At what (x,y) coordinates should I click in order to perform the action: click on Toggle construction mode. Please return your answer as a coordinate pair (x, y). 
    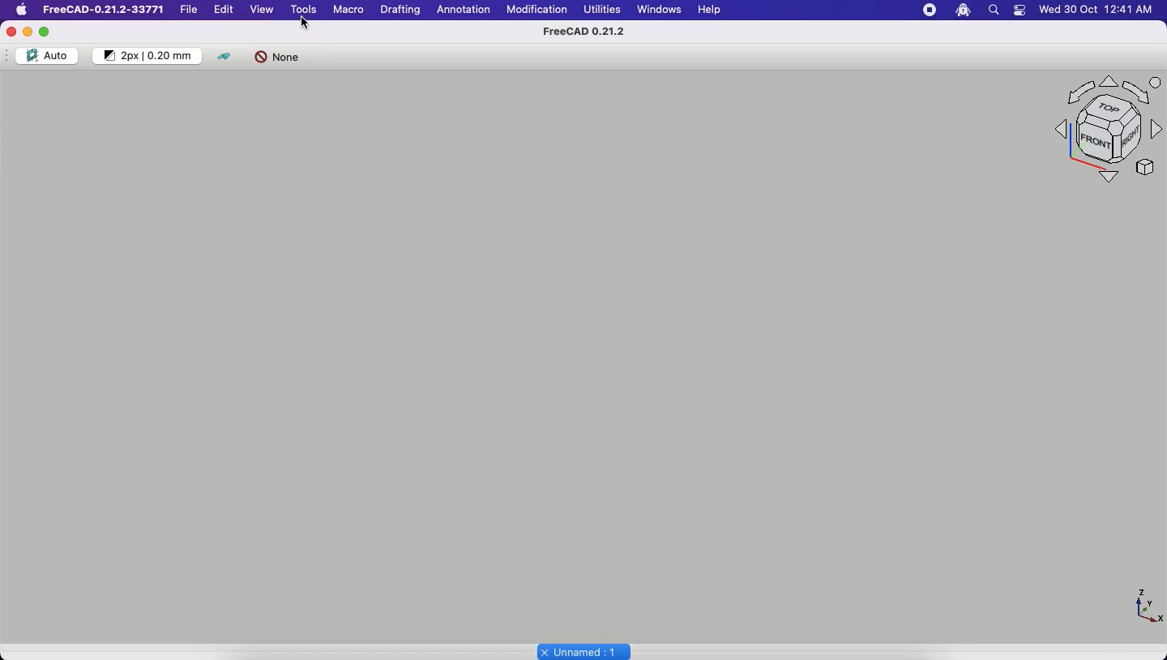
    Looking at the image, I should click on (226, 56).